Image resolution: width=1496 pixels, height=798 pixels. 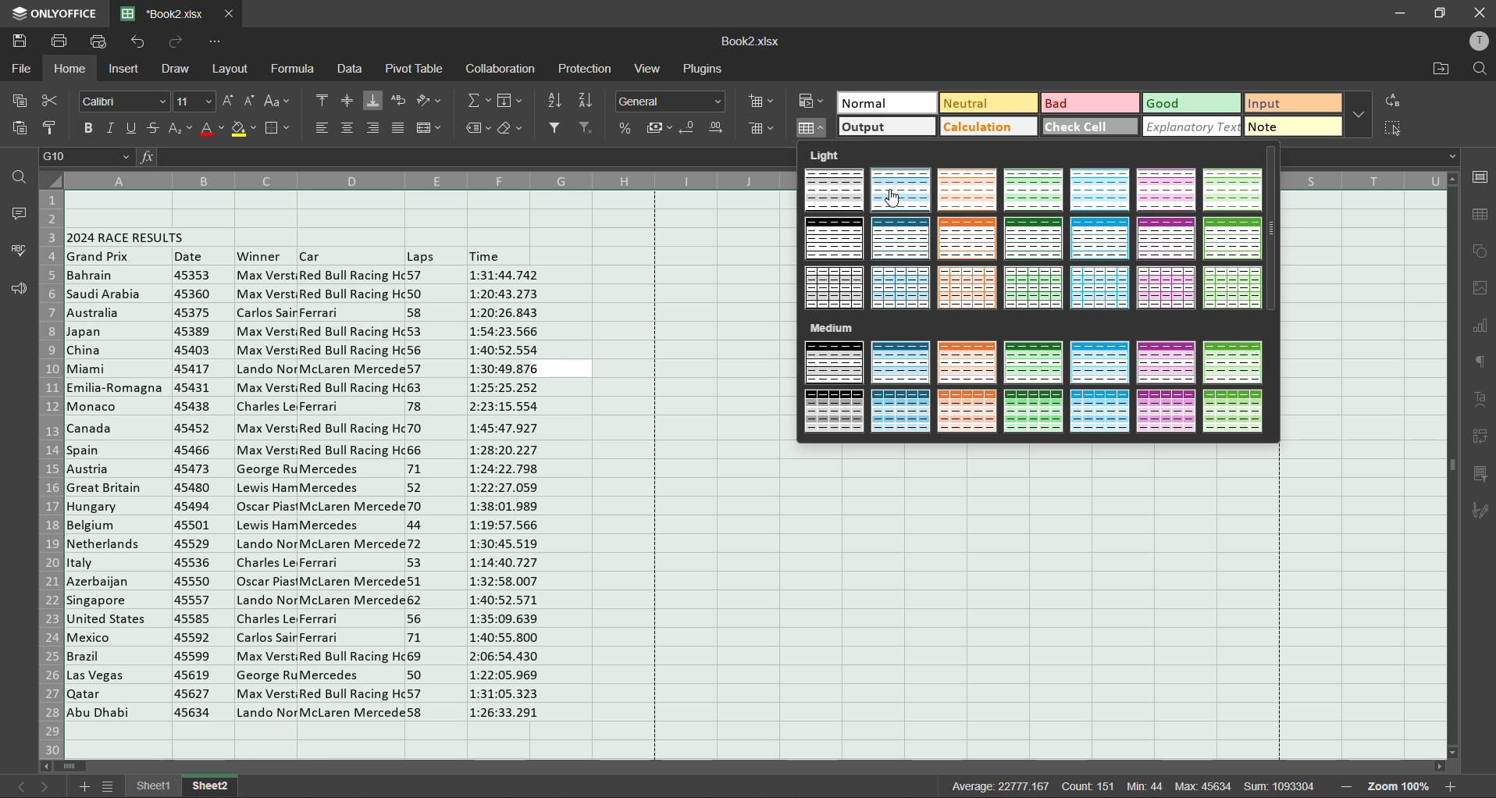 What do you see at coordinates (109, 787) in the screenshot?
I see `sheet list` at bounding box center [109, 787].